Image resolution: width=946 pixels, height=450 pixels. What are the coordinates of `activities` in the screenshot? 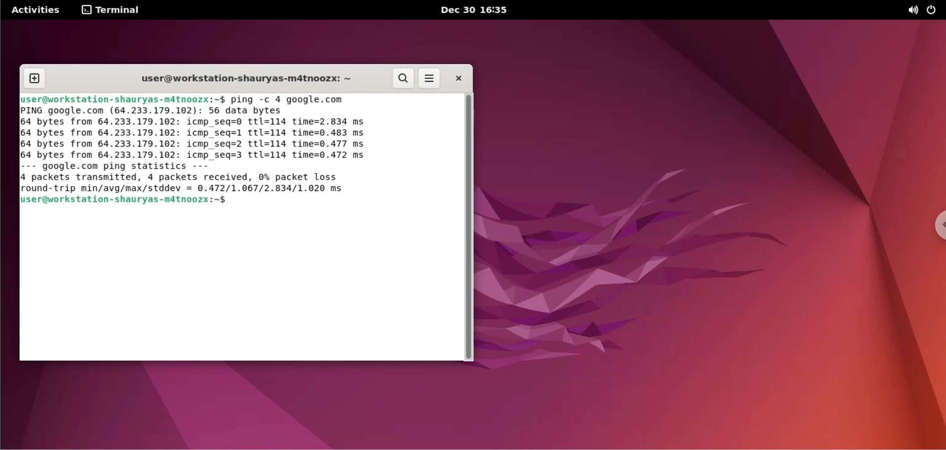 It's located at (36, 10).